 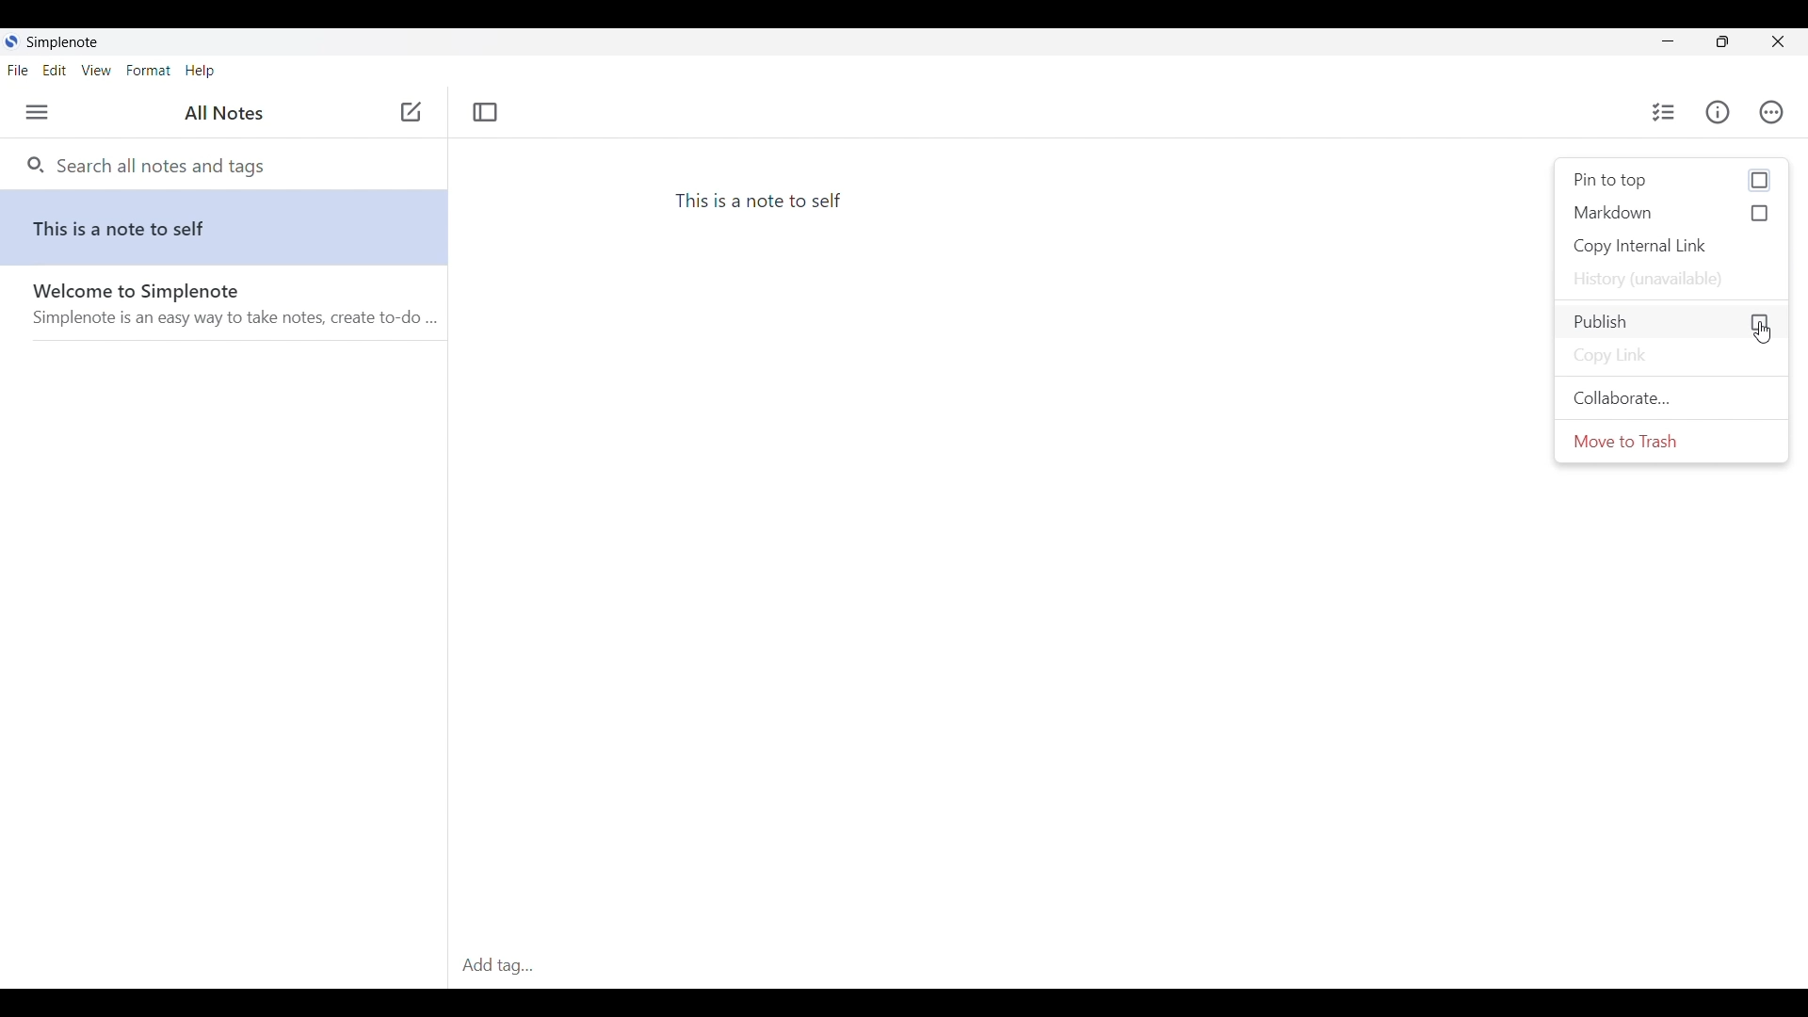 What do you see at coordinates (1722, 41) in the screenshot?
I see `Resize` at bounding box center [1722, 41].